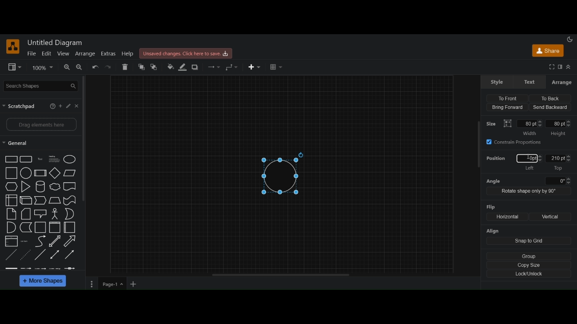  What do you see at coordinates (283, 174) in the screenshot?
I see `circle shape` at bounding box center [283, 174].